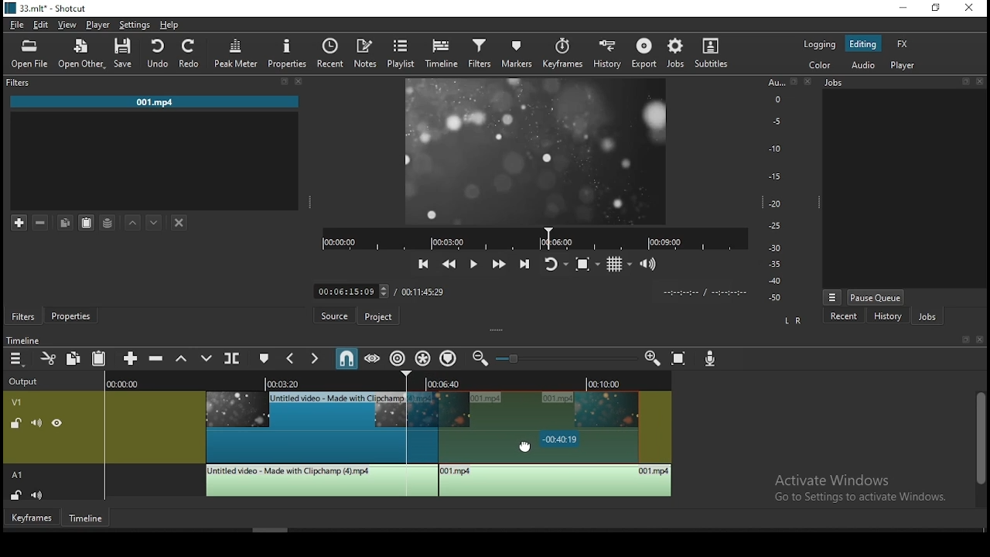 This screenshot has height=557, width=990. I want to click on skip to next point, so click(524, 265).